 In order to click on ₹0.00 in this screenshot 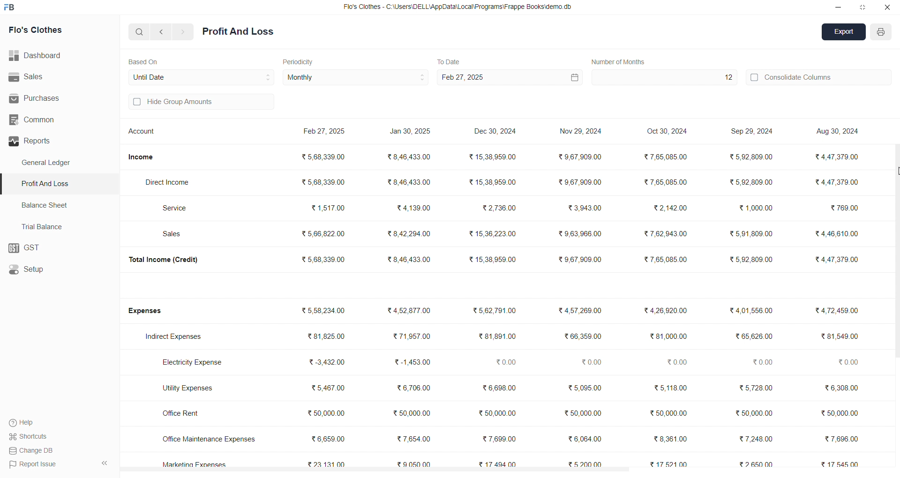, I will do `click(763, 361)`.